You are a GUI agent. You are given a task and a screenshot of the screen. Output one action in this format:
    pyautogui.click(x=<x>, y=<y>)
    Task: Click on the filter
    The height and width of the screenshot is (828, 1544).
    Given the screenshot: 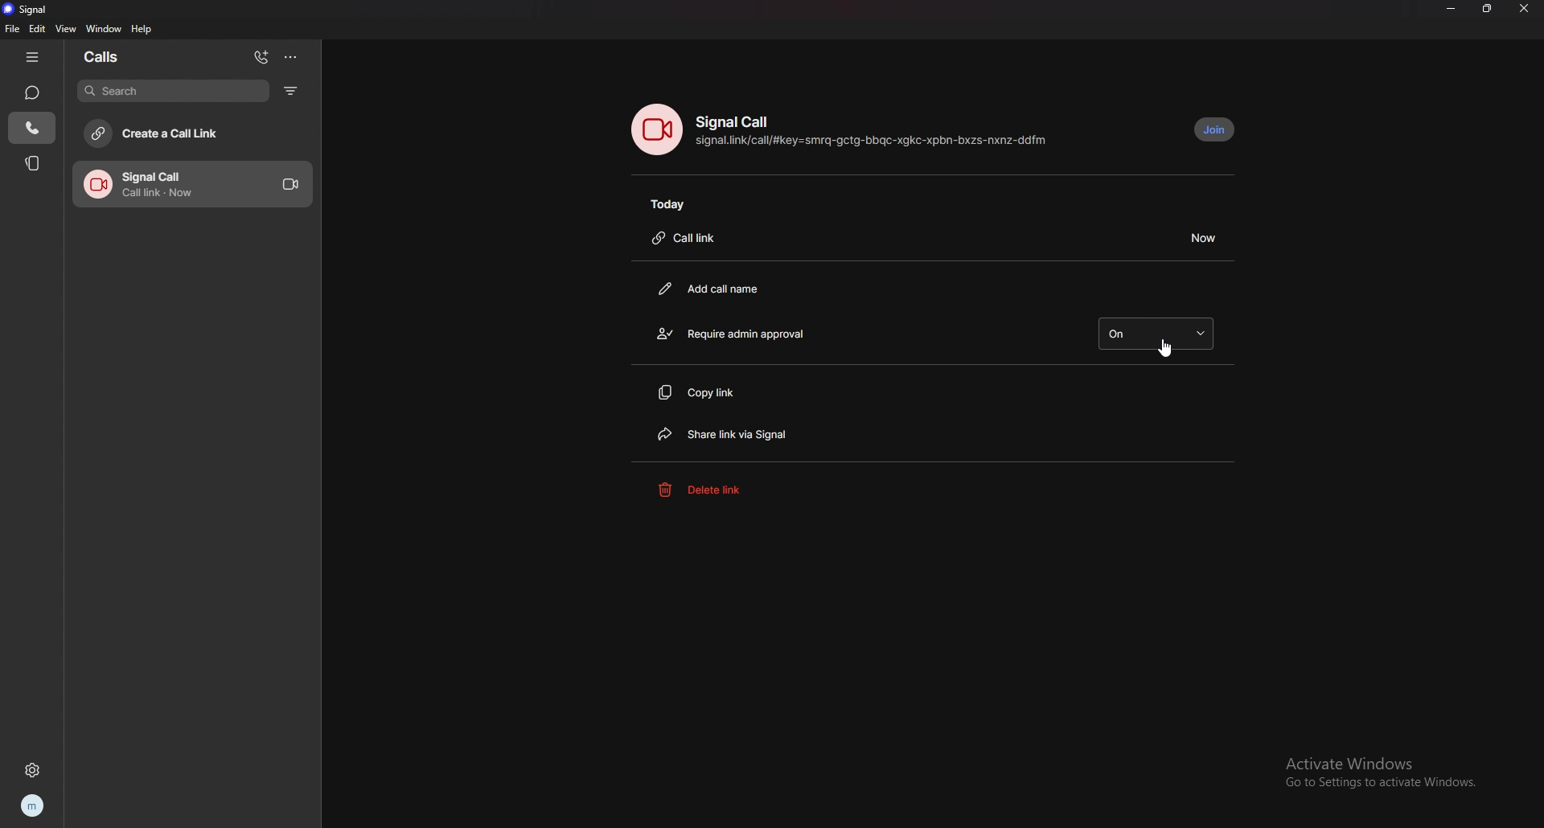 What is the action you would take?
    pyautogui.click(x=292, y=91)
    